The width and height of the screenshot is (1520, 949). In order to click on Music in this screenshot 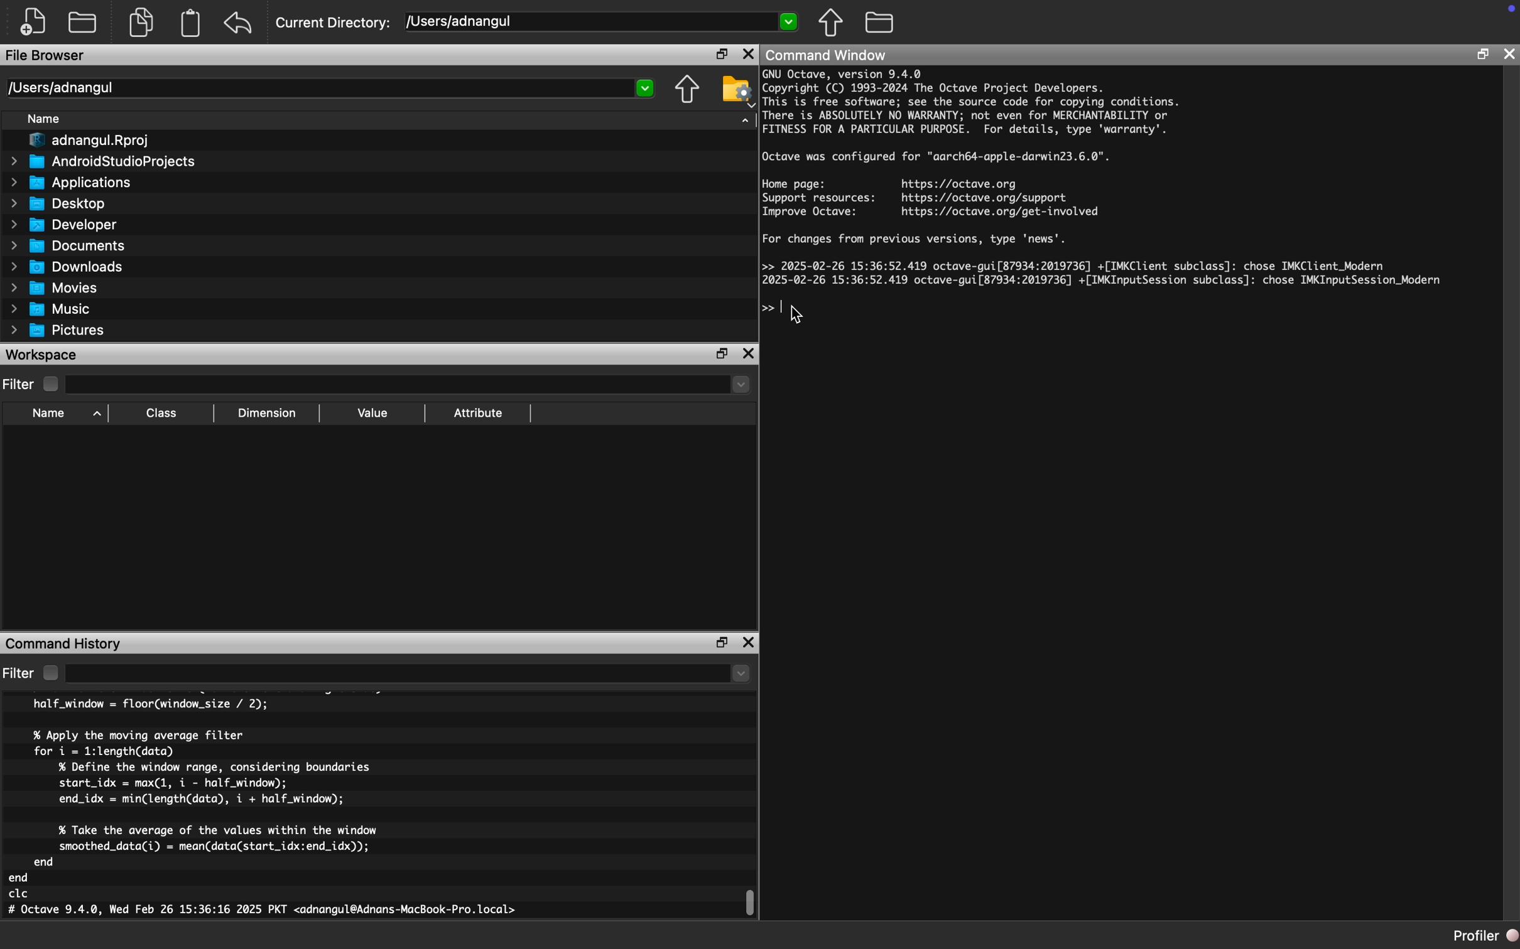, I will do `click(50, 309)`.